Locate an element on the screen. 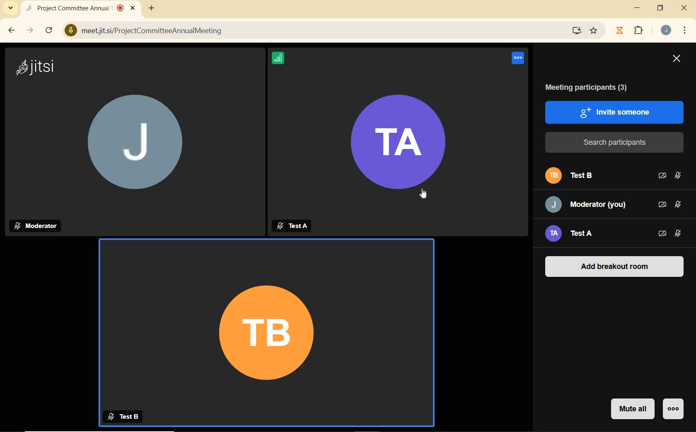 The width and height of the screenshot is (696, 432). Test B is located at coordinates (125, 416).